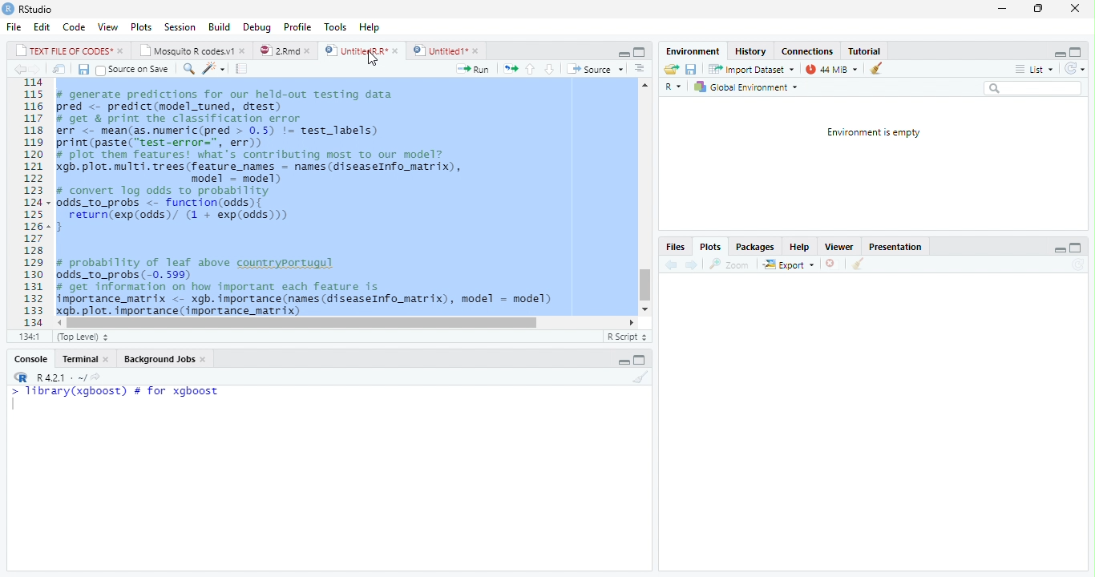  Describe the element at coordinates (755, 247) in the screenshot. I see `Packages` at that location.